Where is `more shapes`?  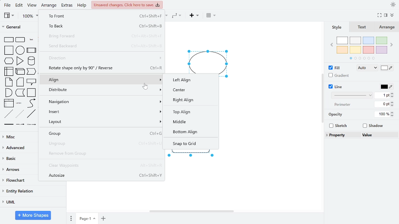
more shapes is located at coordinates (34, 215).